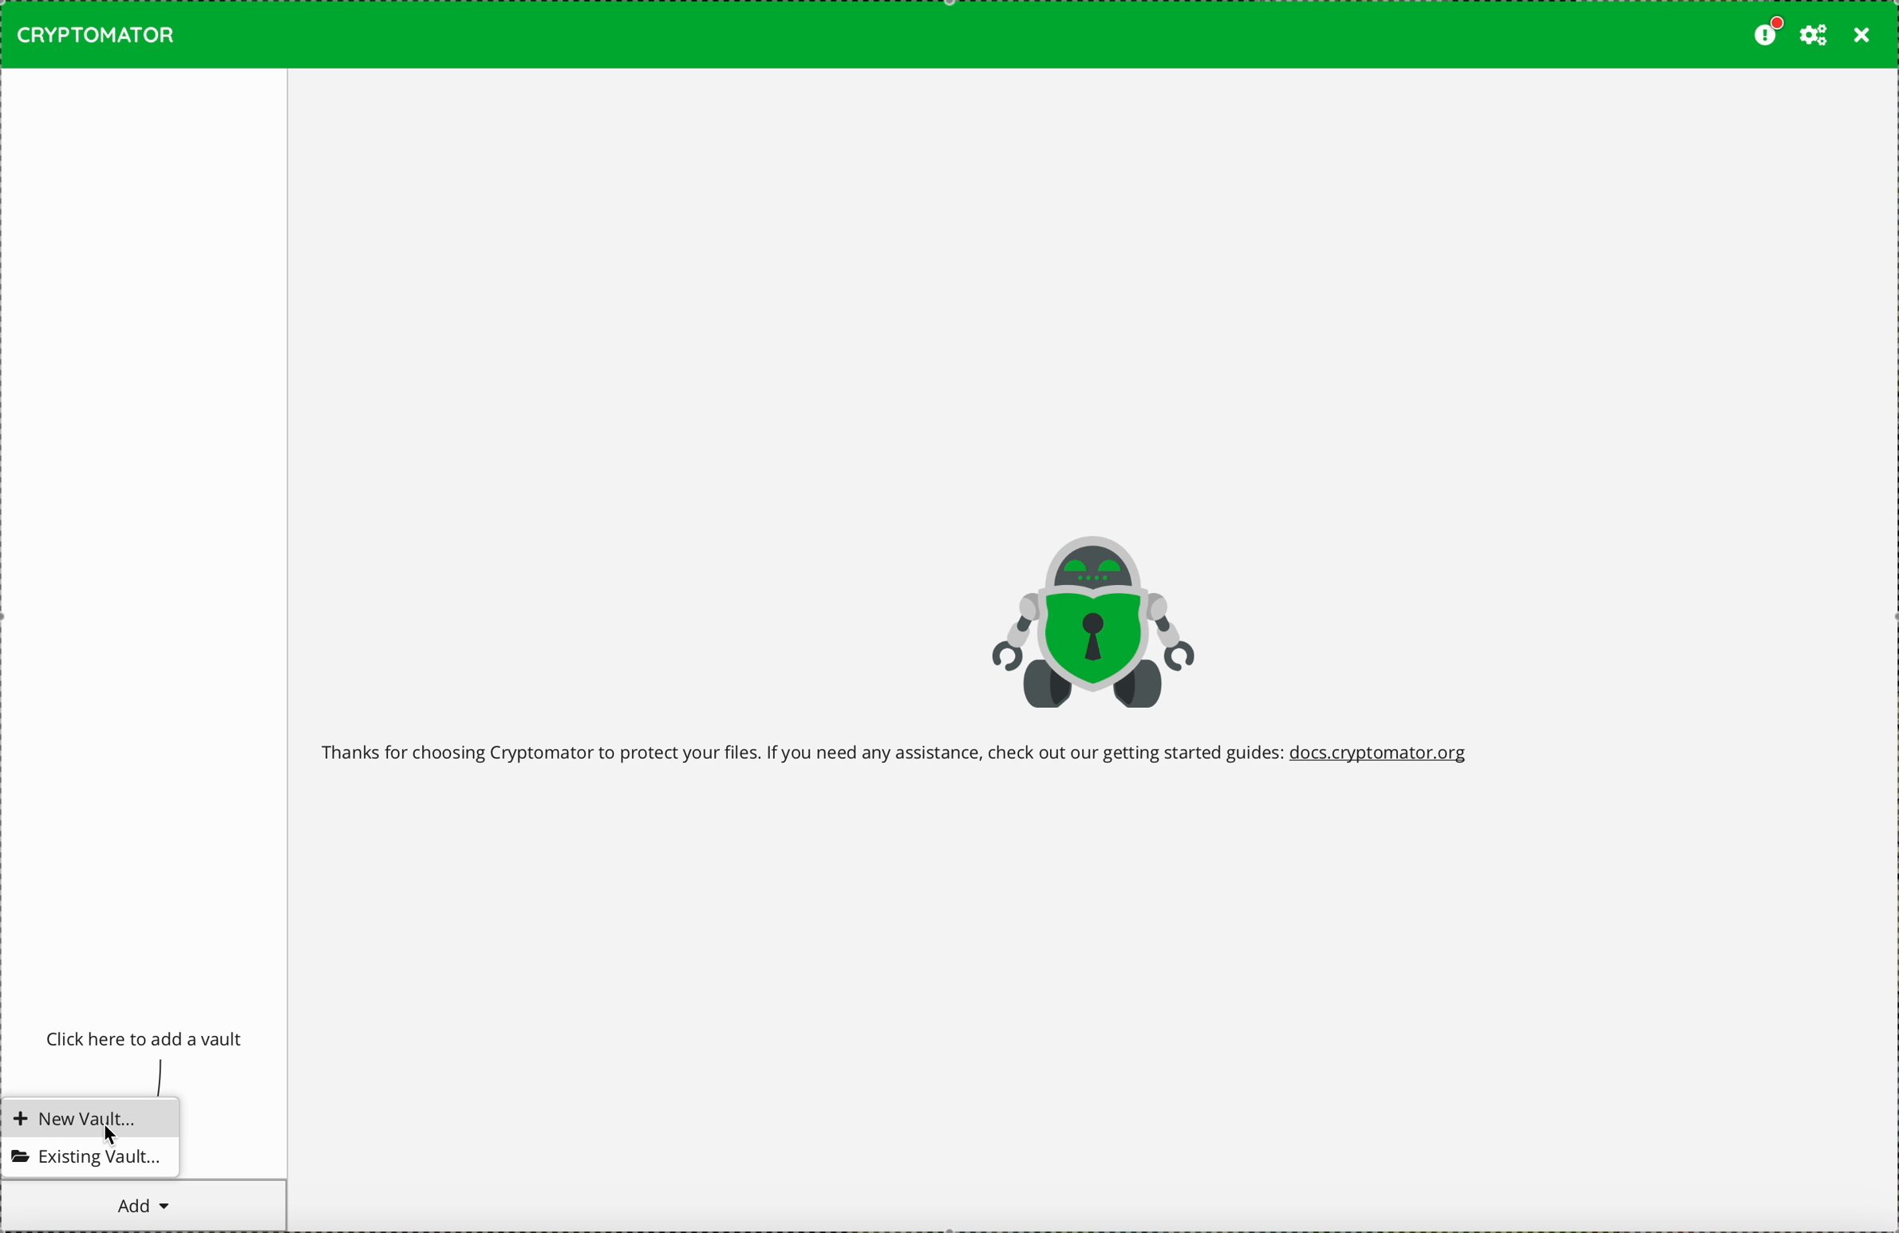  Describe the element at coordinates (1814, 35) in the screenshot. I see `preferences` at that location.